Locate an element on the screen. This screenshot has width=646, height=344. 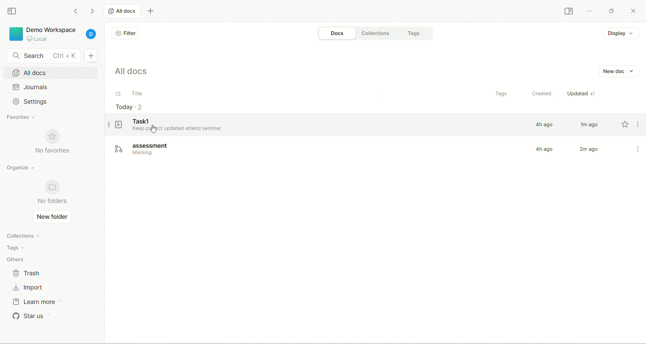
close is located at coordinates (632, 10).